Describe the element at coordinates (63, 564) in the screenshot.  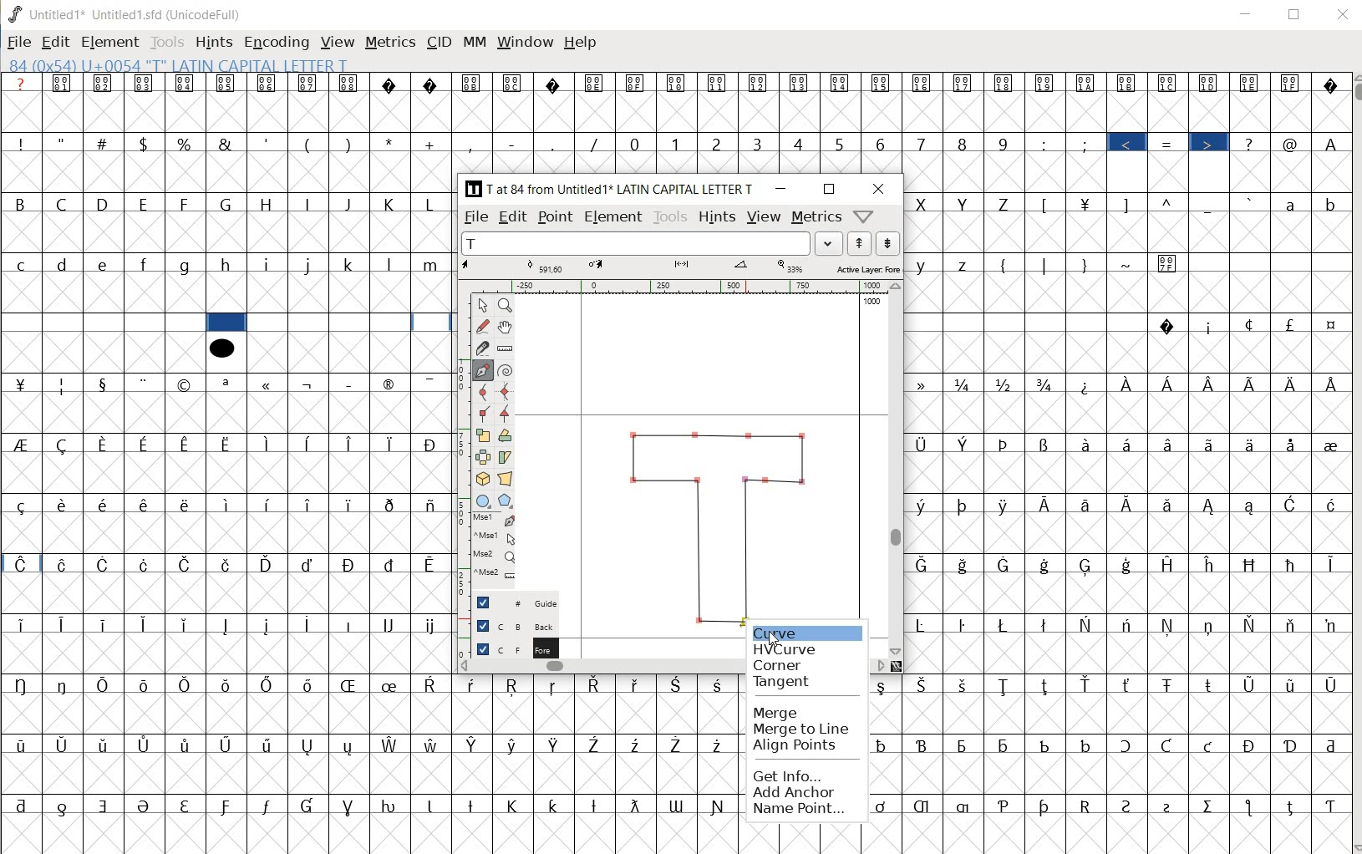
I see `Symbol` at that location.